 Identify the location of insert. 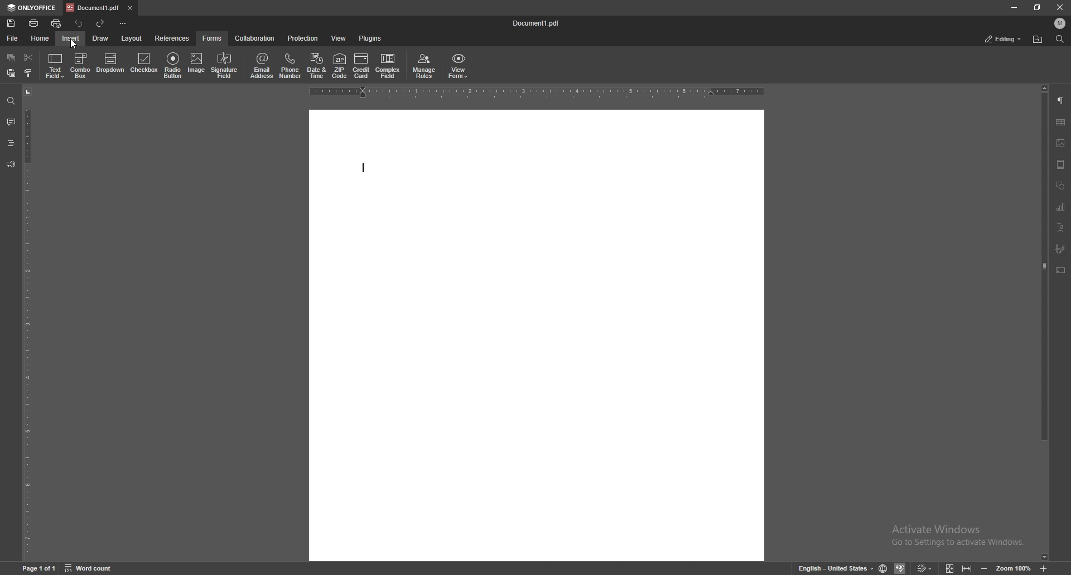
(72, 38).